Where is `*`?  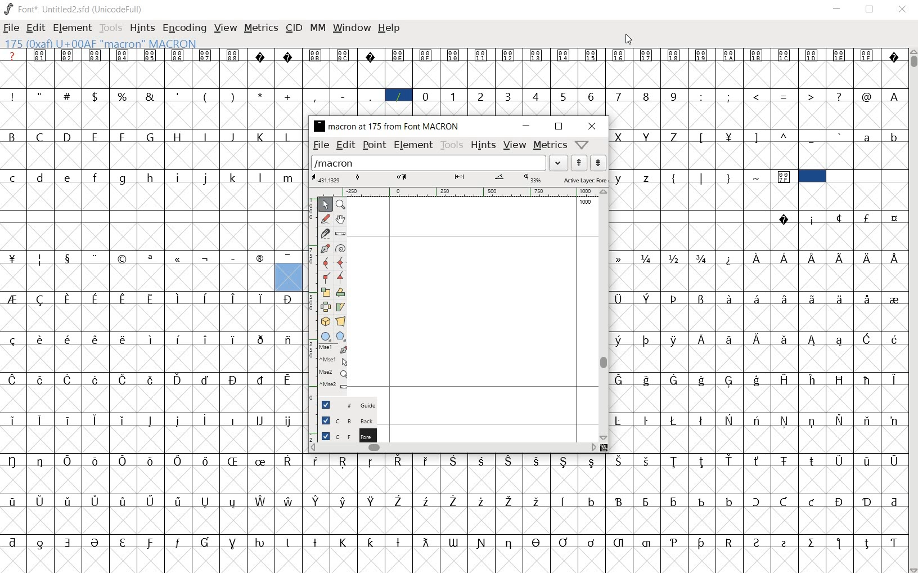 * is located at coordinates (261, 95).